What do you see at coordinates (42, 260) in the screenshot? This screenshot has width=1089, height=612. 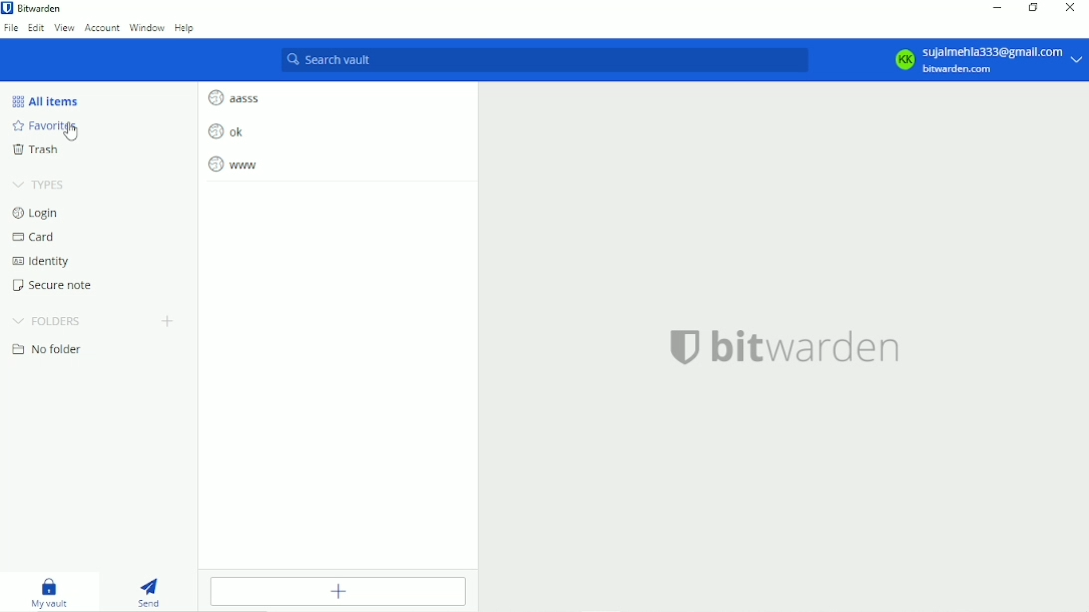 I see `Identity` at bounding box center [42, 260].